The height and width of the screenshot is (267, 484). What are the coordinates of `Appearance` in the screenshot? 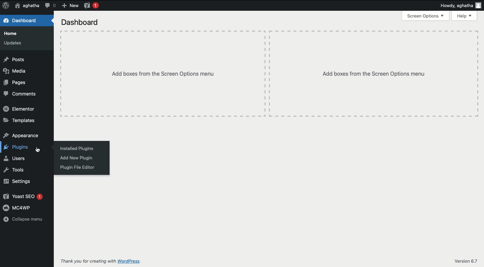 It's located at (21, 136).